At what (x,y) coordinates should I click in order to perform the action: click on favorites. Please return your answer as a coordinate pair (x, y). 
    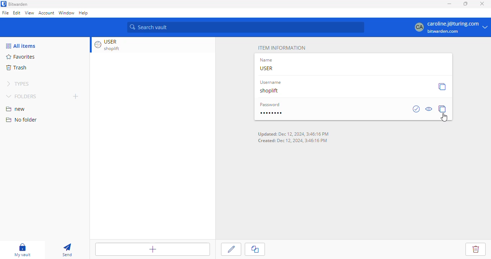
    Looking at the image, I should click on (21, 56).